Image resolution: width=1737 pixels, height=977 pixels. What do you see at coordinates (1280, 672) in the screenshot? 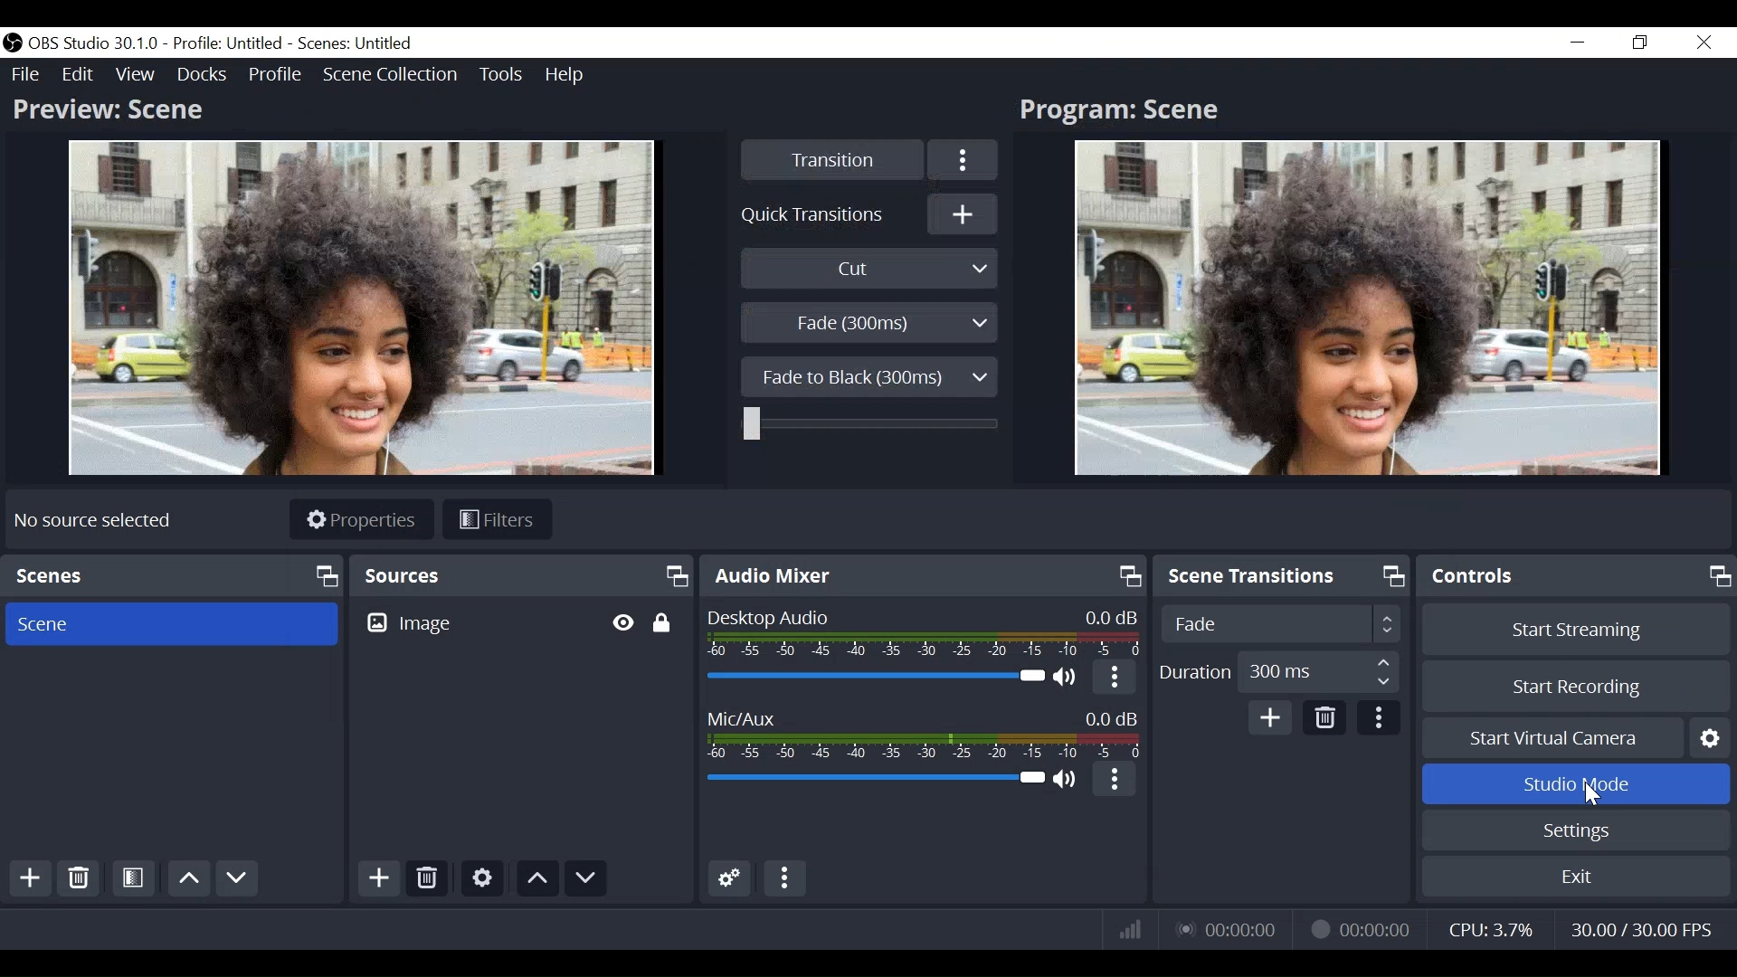
I see `Adjust Duration` at bounding box center [1280, 672].